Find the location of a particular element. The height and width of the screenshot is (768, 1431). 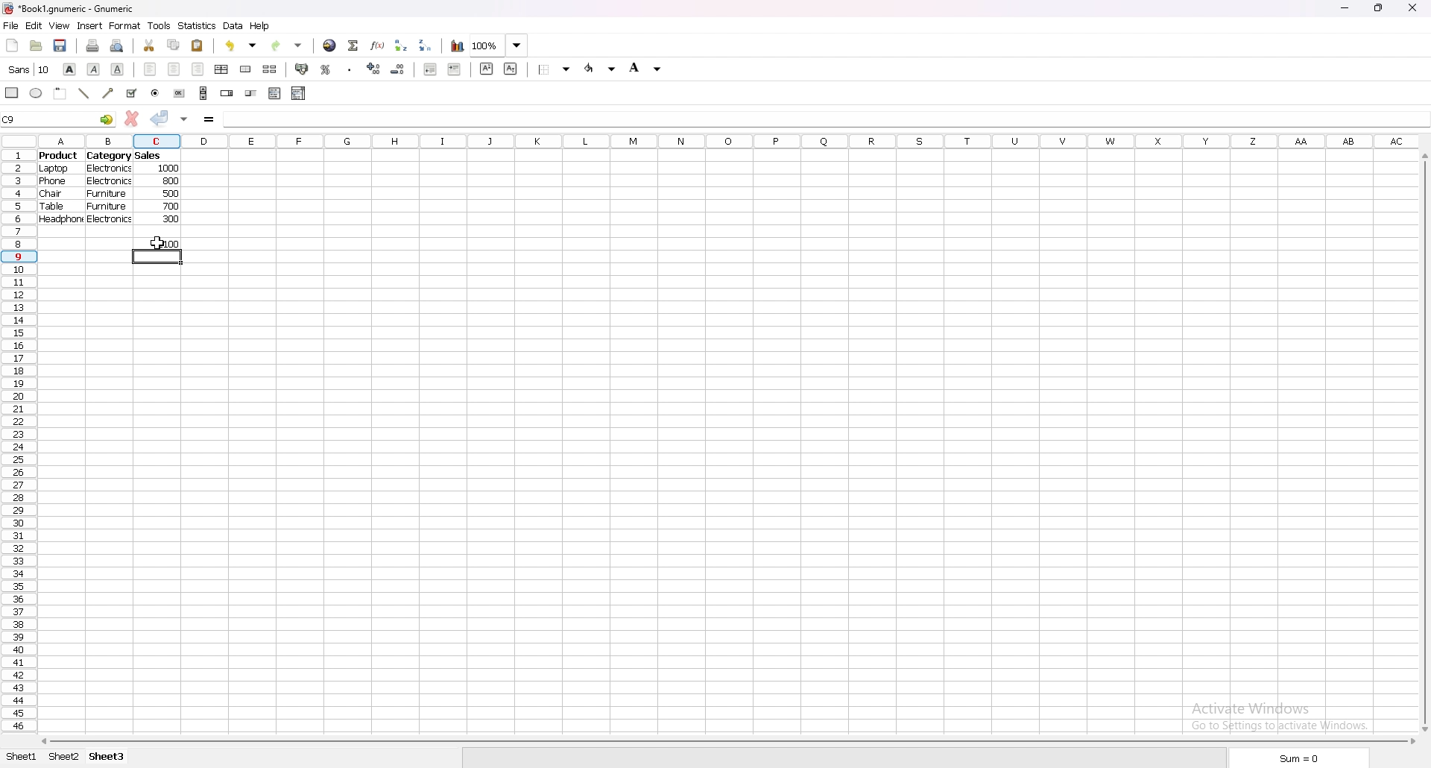

300 is located at coordinates (172, 220).